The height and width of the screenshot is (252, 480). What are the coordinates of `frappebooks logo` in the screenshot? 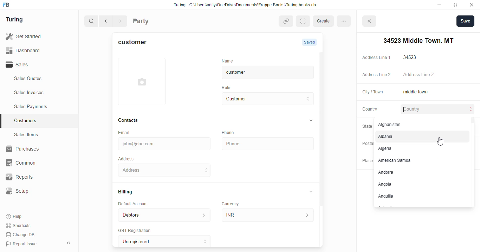 It's located at (8, 5).